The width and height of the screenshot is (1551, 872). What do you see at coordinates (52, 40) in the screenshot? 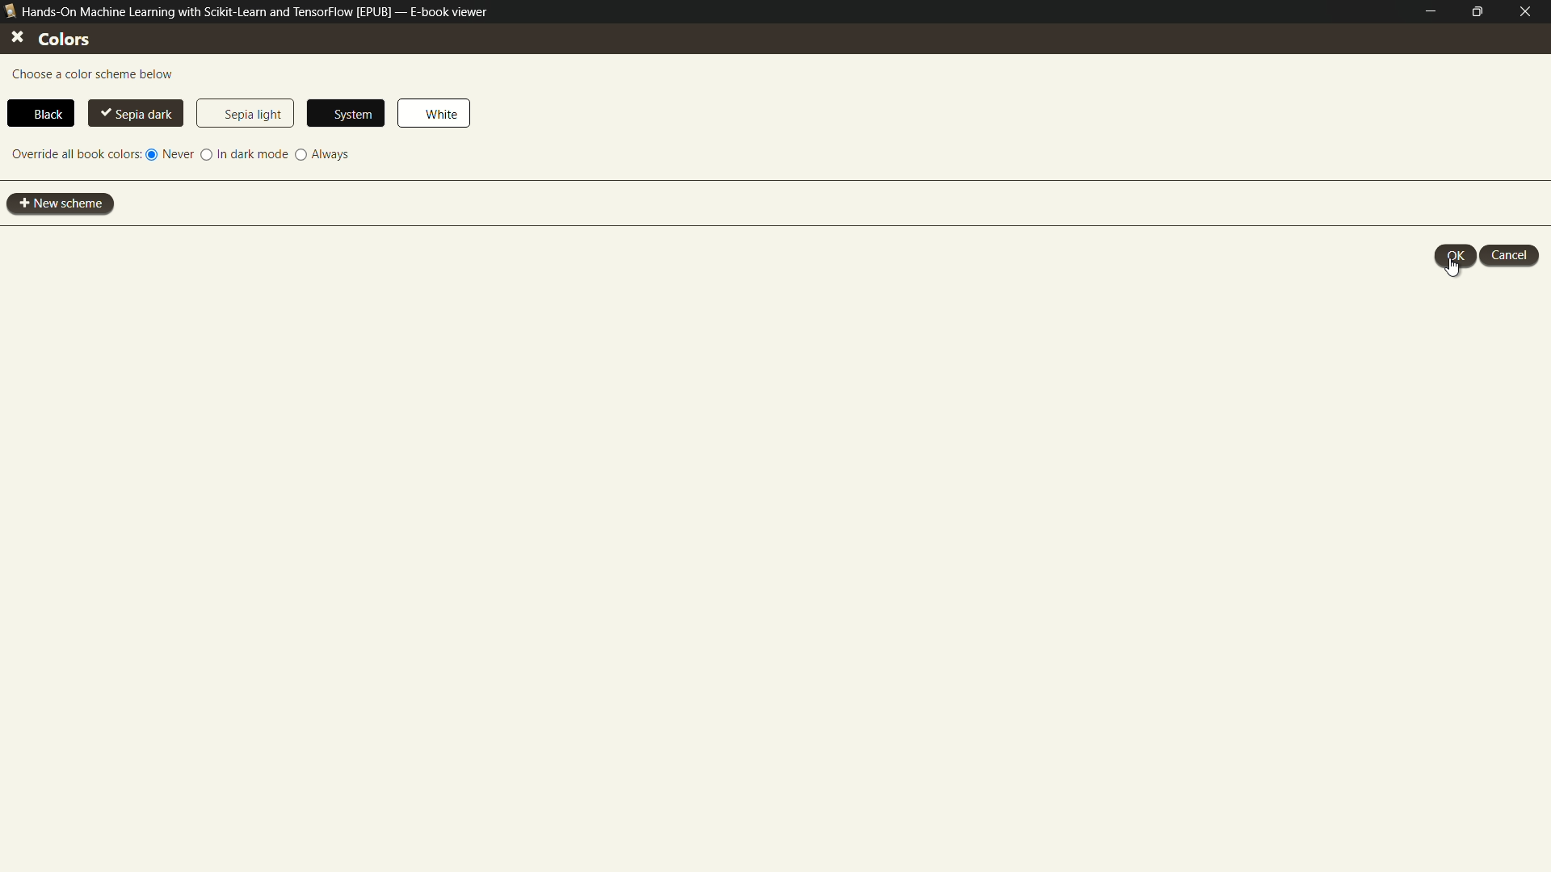
I see `colors` at bounding box center [52, 40].